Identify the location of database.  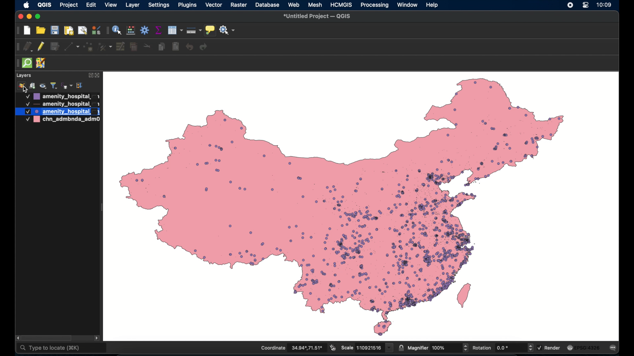
(267, 5).